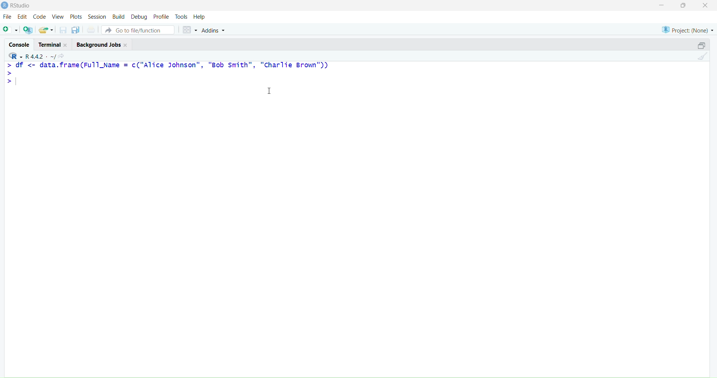  I want to click on Profile, so click(161, 17).